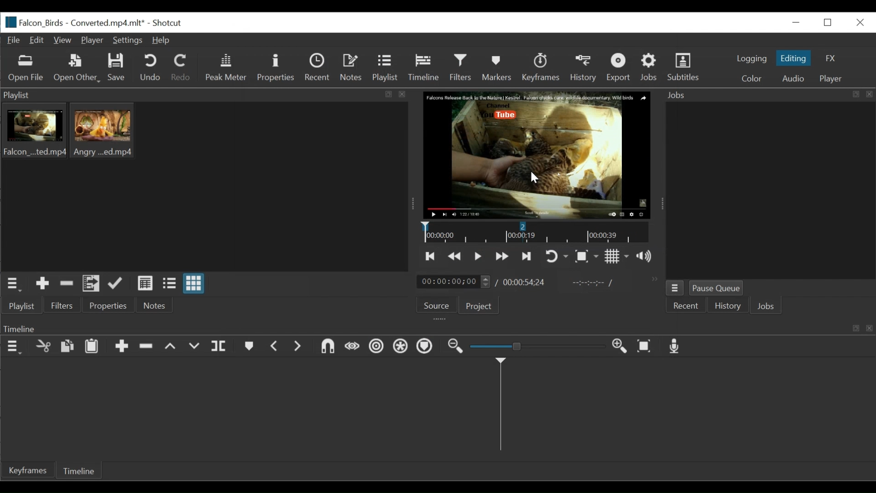 This screenshot has width=876, height=493. Describe the element at coordinates (557, 256) in the screenshot. I see `Toggle player looping` at that location.